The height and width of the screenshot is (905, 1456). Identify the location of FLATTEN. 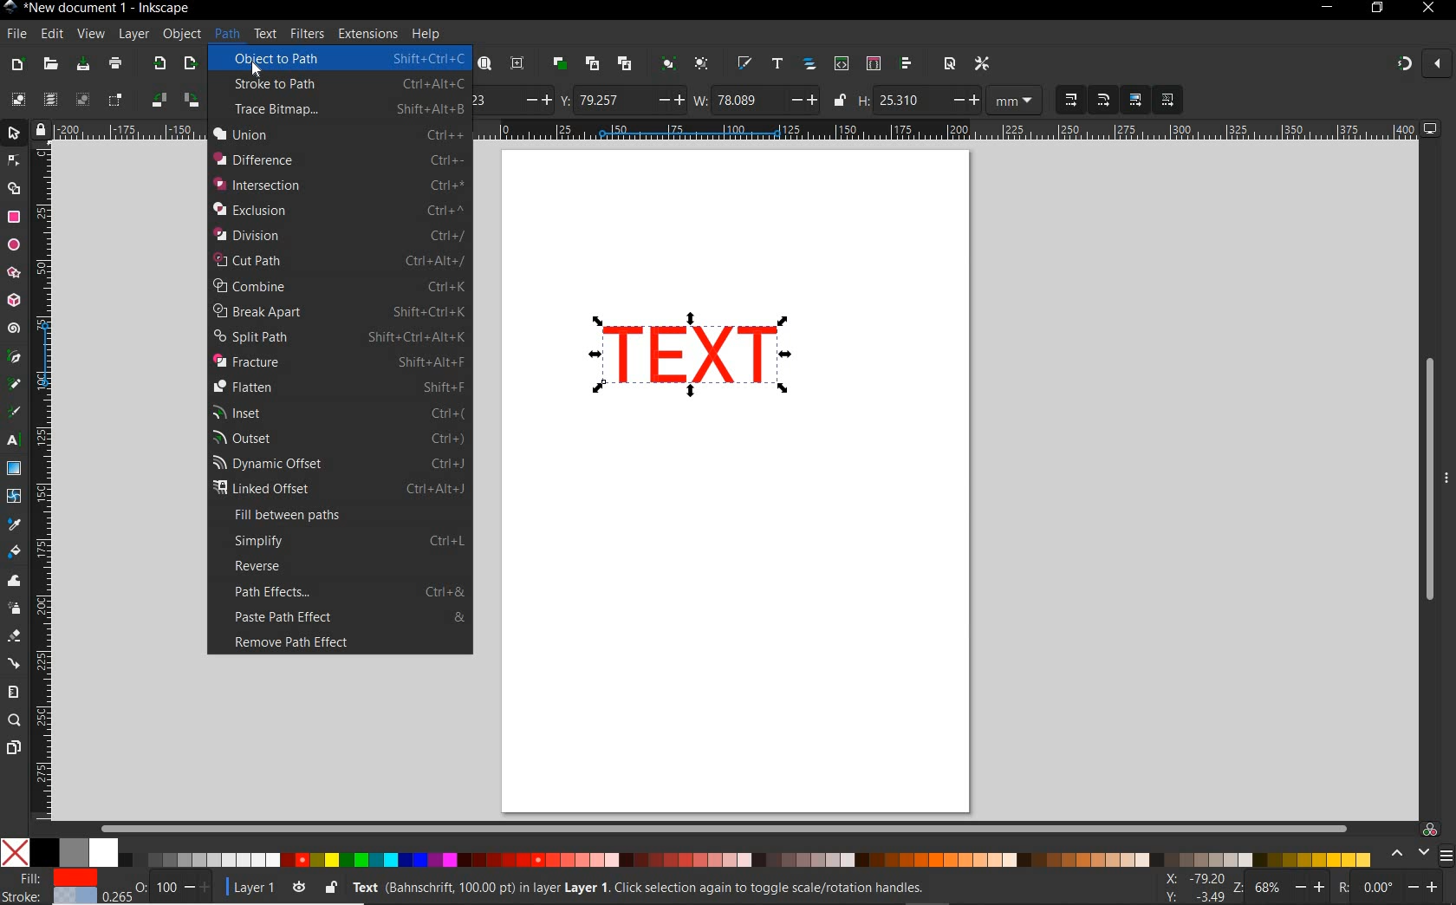
(337, 387).